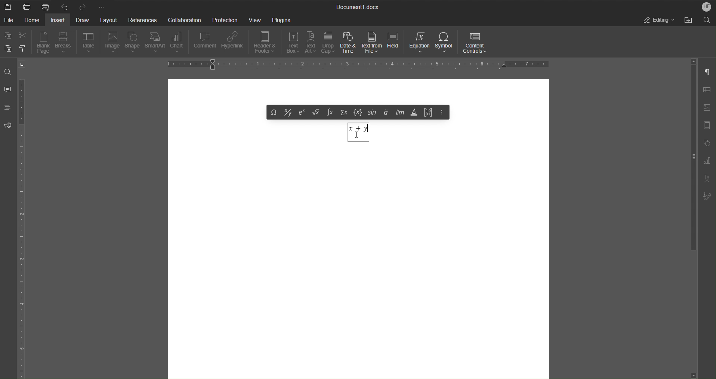  What do you see at coordinates (102, 6) in the screenshot?
I see `More` at bounding box center [102, 6].